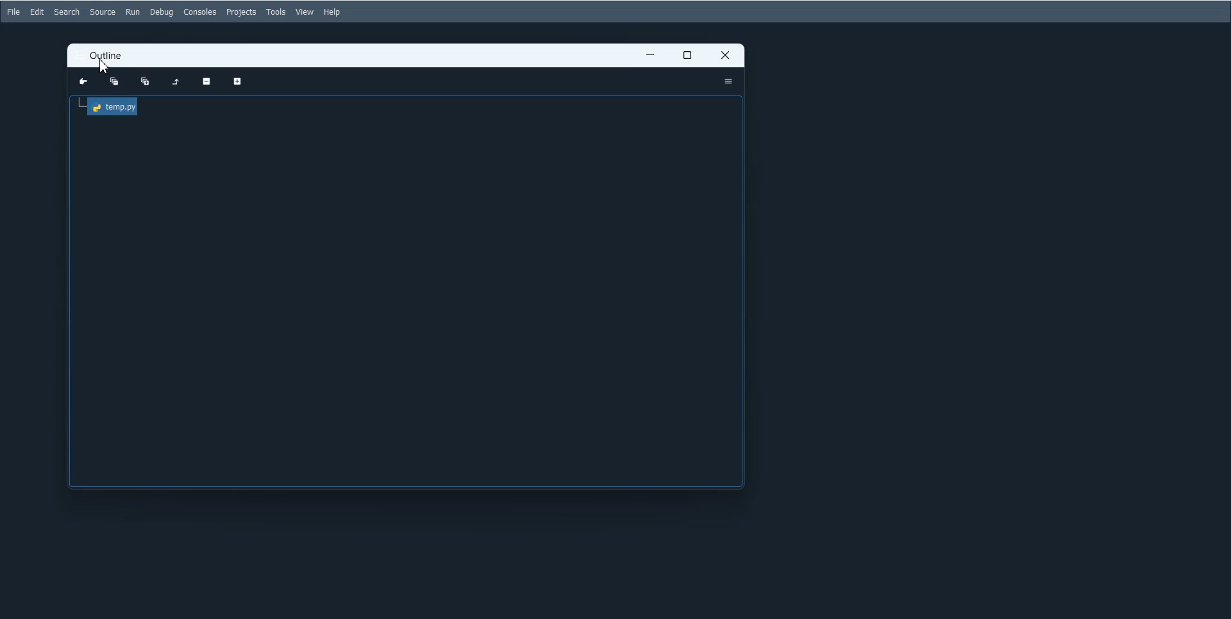 The height and width of the screenshot is (619, 1231). Describe the element at coordinates (109, 107) in the screenshot. I see `Temp.py` at that location.